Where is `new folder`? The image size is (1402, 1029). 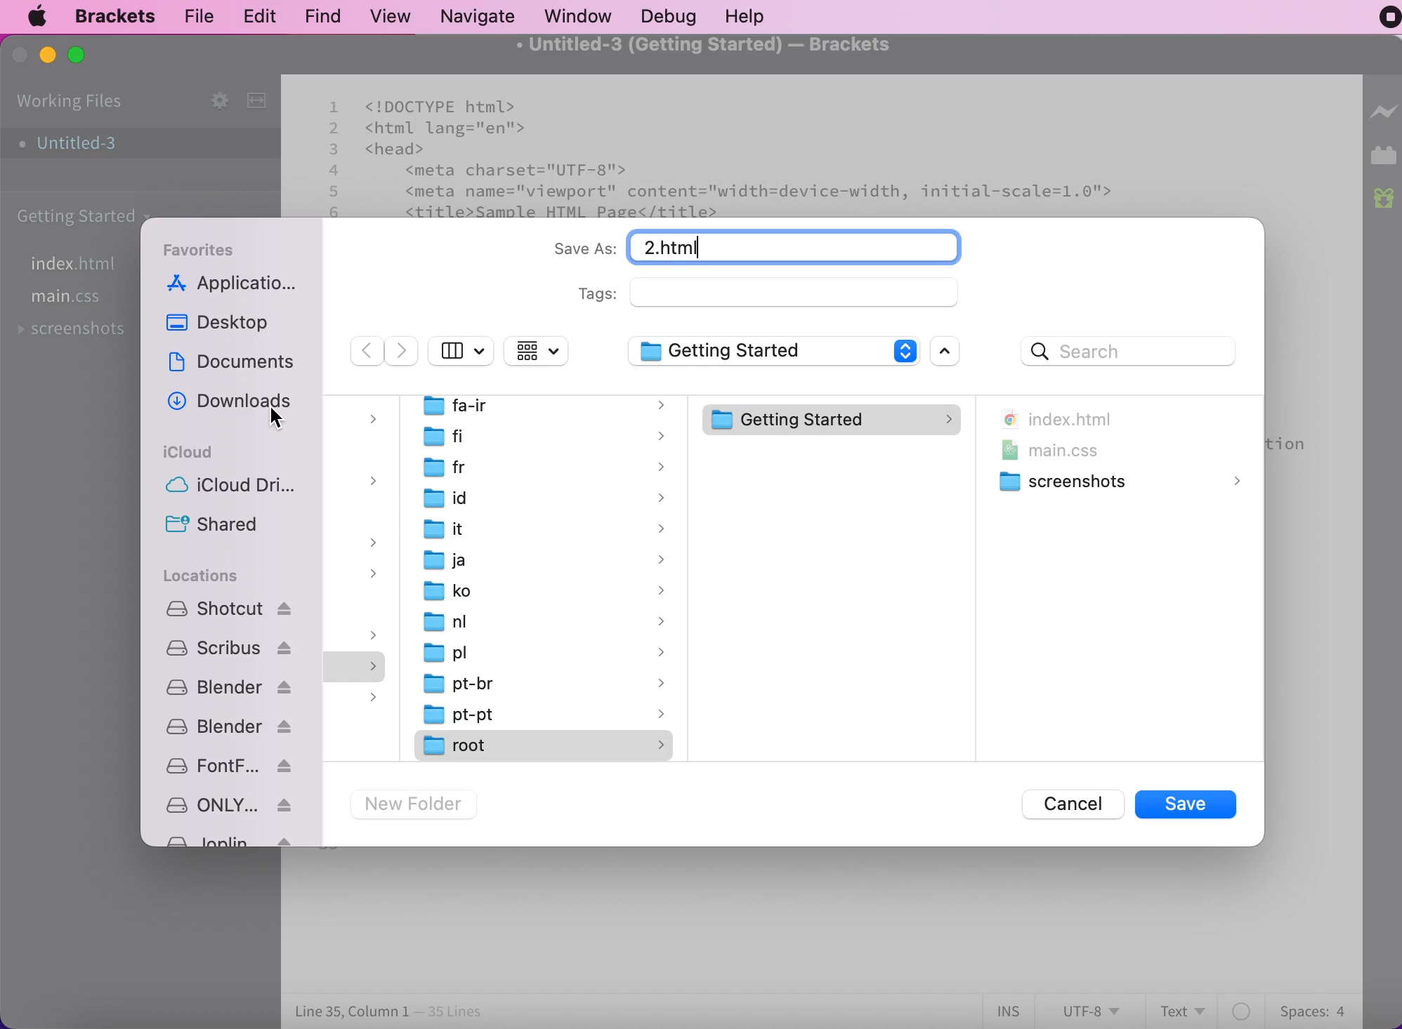
new folder is located at coordinates (419, 805).